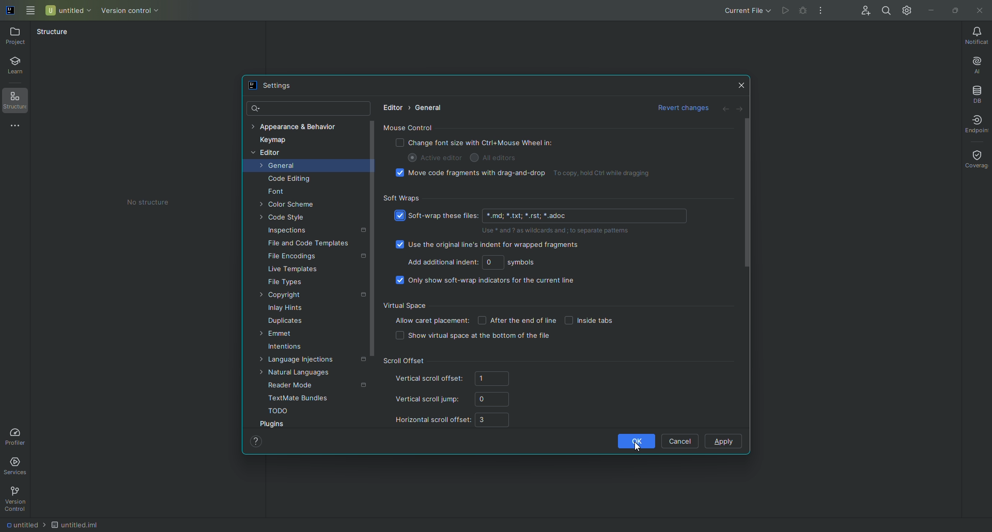 The width and height of the screenshot is (992, 532). Describe the element at coordinates (296, 359) in the screenshot. I see `Language injections` at that location.